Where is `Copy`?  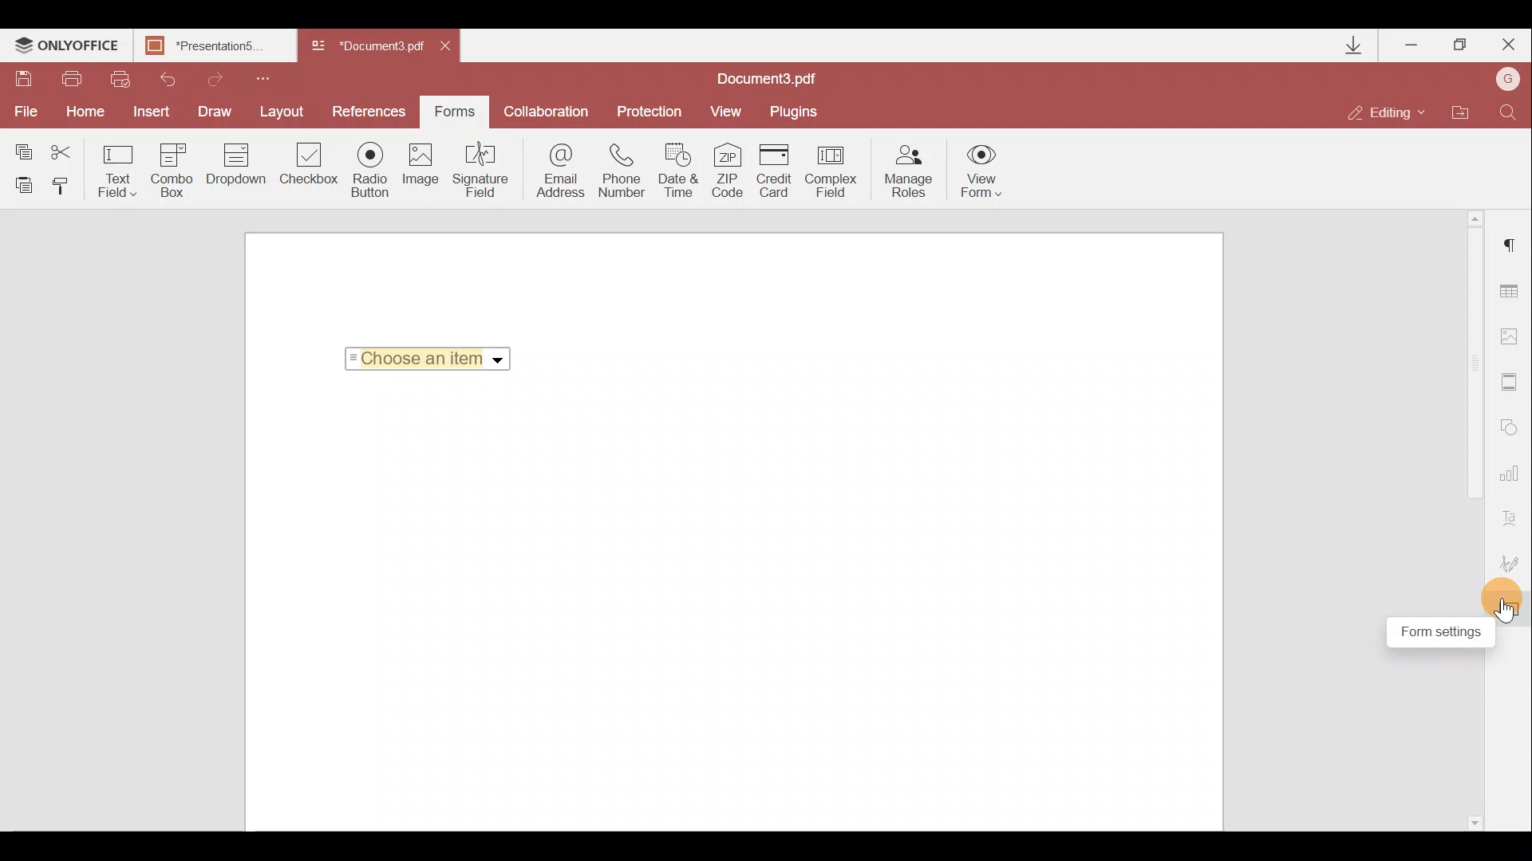
Copy is located at coordinates (22, 148).